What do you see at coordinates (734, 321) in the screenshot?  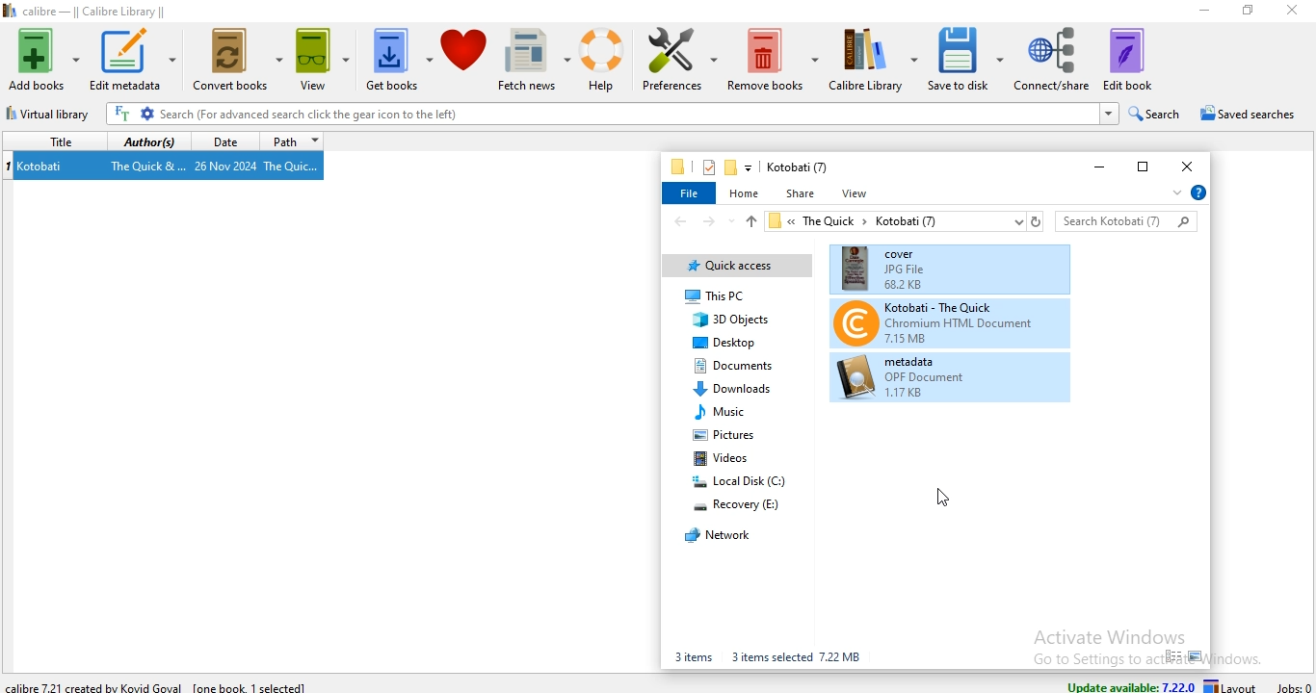 I see `3D Objects` at bounding box center [734, 321].